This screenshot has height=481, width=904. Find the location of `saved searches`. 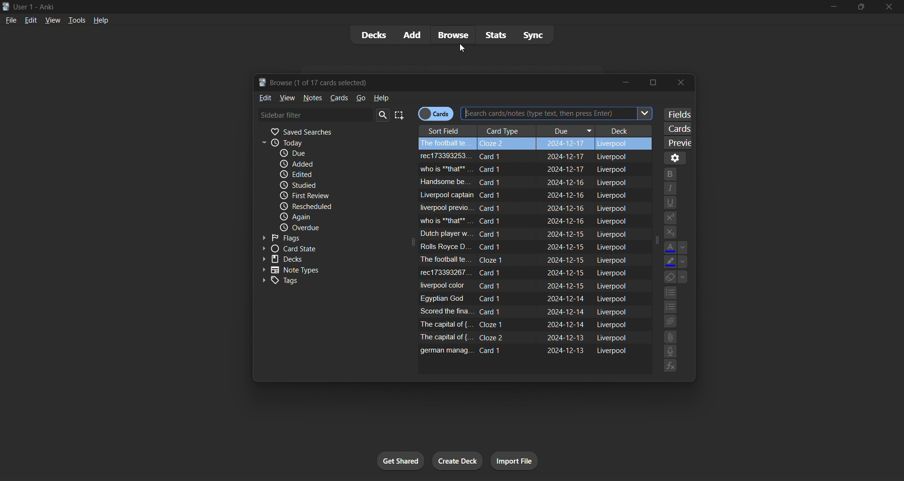

saved searches is located at coordinates (330, 129).